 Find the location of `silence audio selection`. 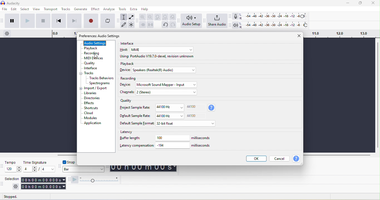

silence audio selection is located at coordinates (150, 25).